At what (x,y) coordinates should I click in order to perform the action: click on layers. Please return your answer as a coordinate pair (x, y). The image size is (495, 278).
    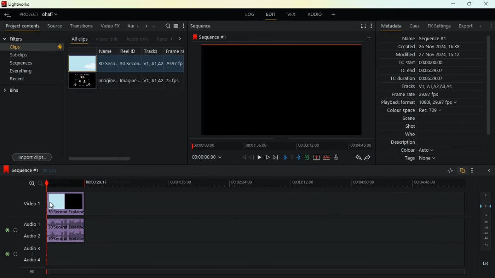
    Looking at the image, I should click on (486, 221).